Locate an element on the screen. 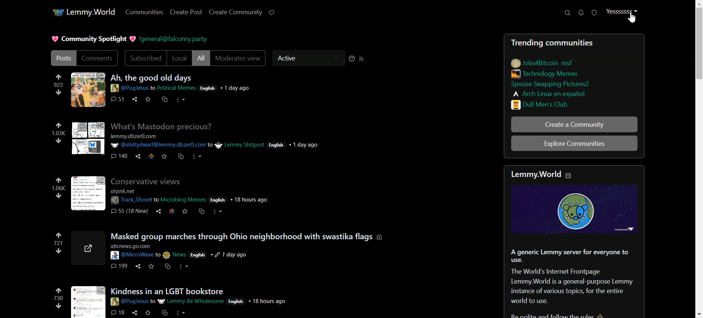  upvote is located at coordinates (60, 125).